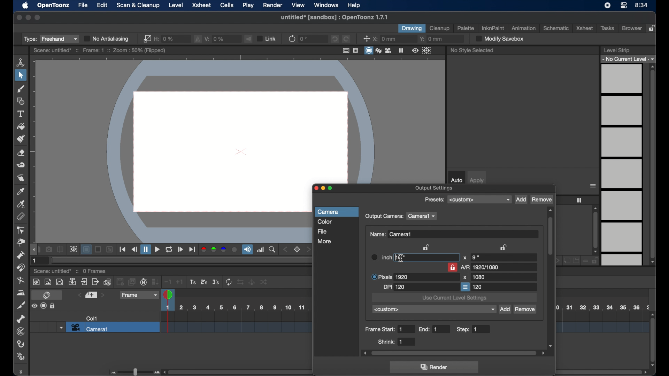  Describe the element at coordinates (472, 50) in the screenshot. I see `no style selected` at that location.